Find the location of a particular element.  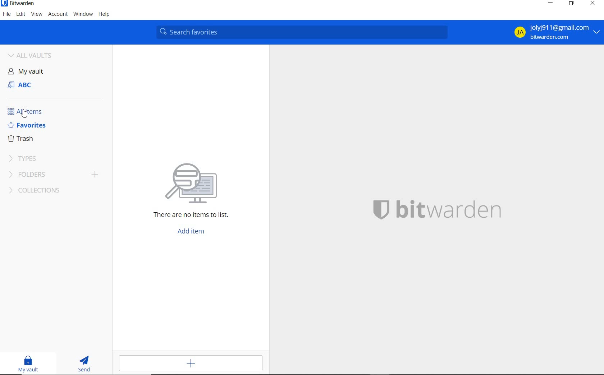

SYSTEM LOGO is located at coordinates (450, 208).